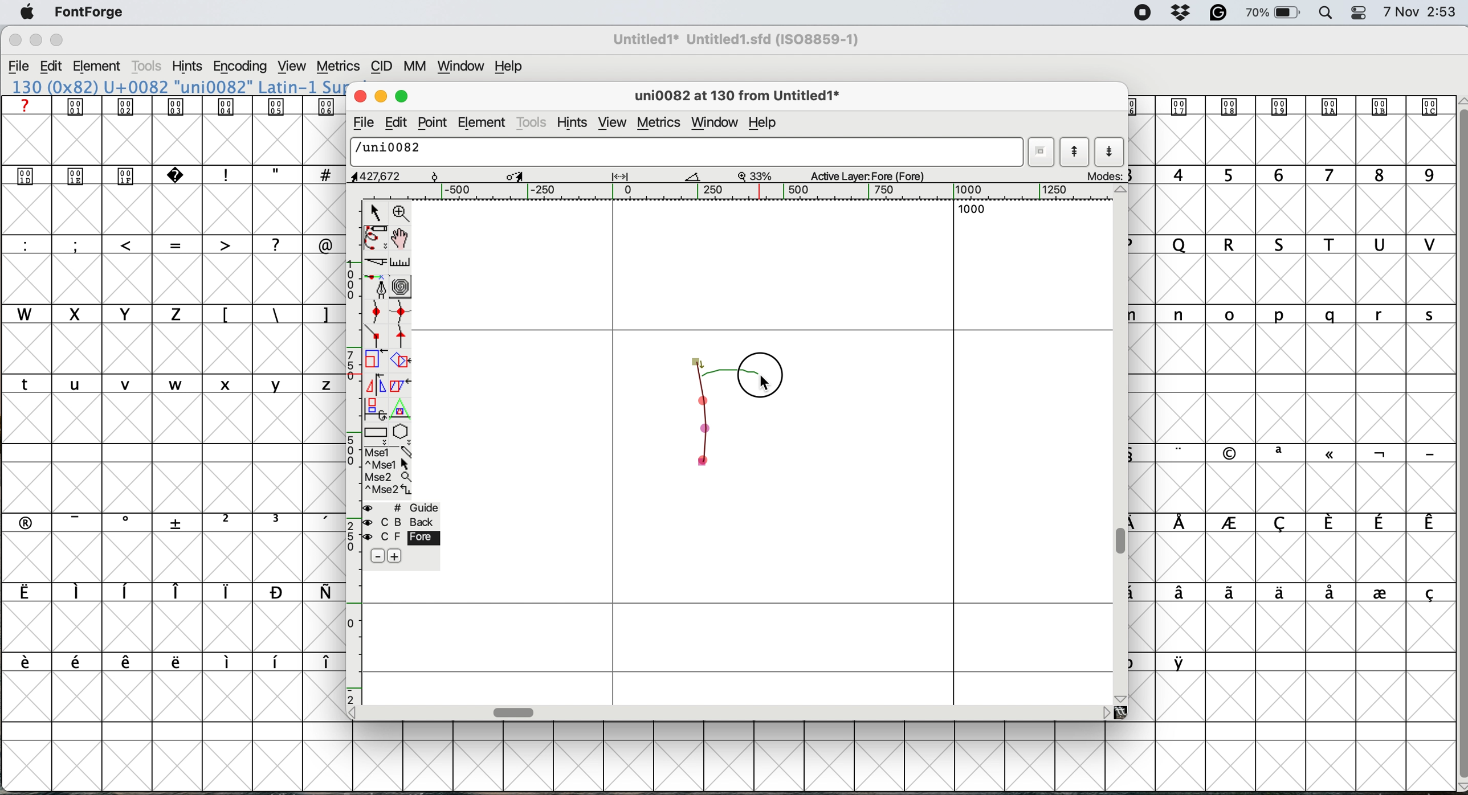 Image resolution: width=1468 pixels, height=795 pixels. Describe the element at coordinates (401, 522) in the screenshot. I see `back` at that location.